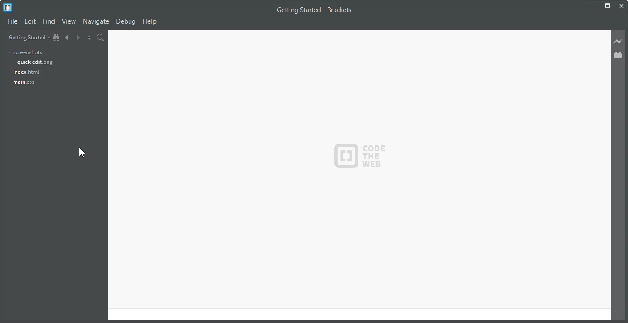  I want to click on Extension Manager, so click(619, 55).